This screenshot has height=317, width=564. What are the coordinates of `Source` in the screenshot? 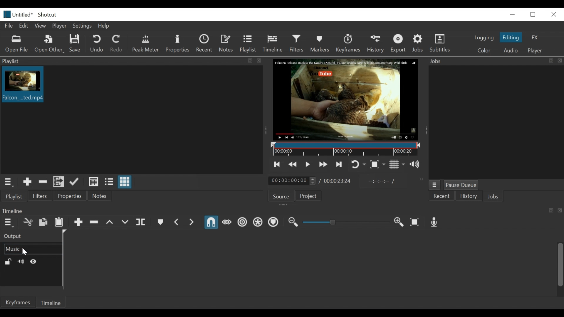 It's located at (280, 196).